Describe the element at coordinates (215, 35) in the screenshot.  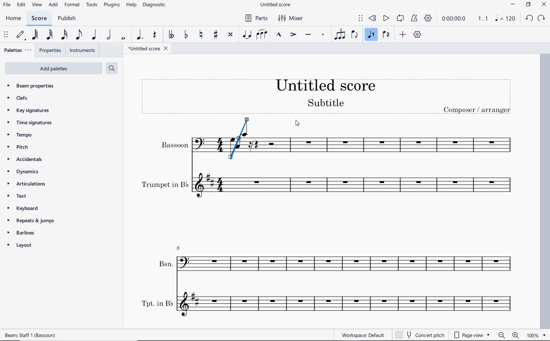
I see `toggle sharp` at that location.